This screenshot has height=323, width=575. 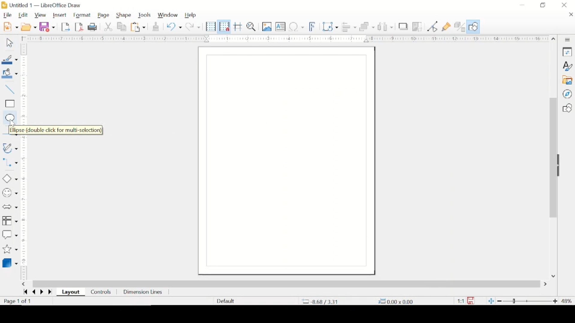 What do you see at coordinates (79, 27) in the screenshot?
I see `export directly as pdf` at bounding box center [79, 27].